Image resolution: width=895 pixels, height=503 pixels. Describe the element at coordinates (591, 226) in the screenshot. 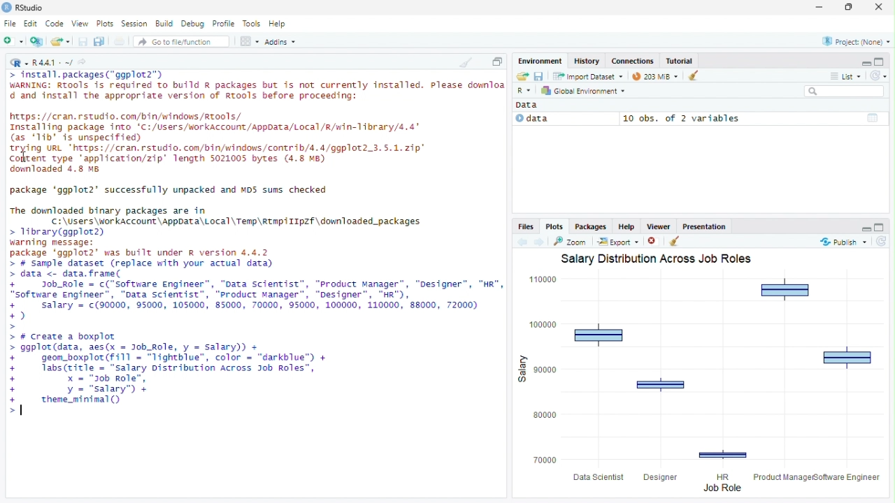

I see `Packages` at that location.